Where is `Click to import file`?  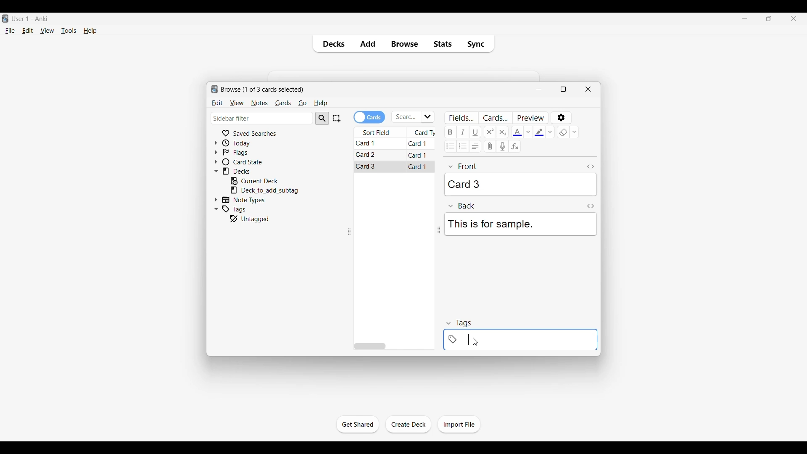
Click to import file is located at coordinates (459, 425).